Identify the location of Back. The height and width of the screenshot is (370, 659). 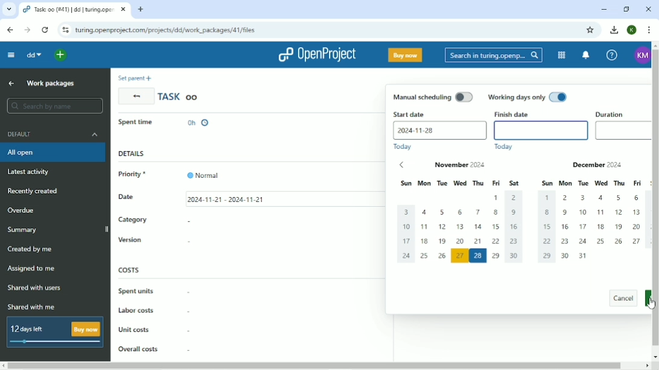
(11, 30).